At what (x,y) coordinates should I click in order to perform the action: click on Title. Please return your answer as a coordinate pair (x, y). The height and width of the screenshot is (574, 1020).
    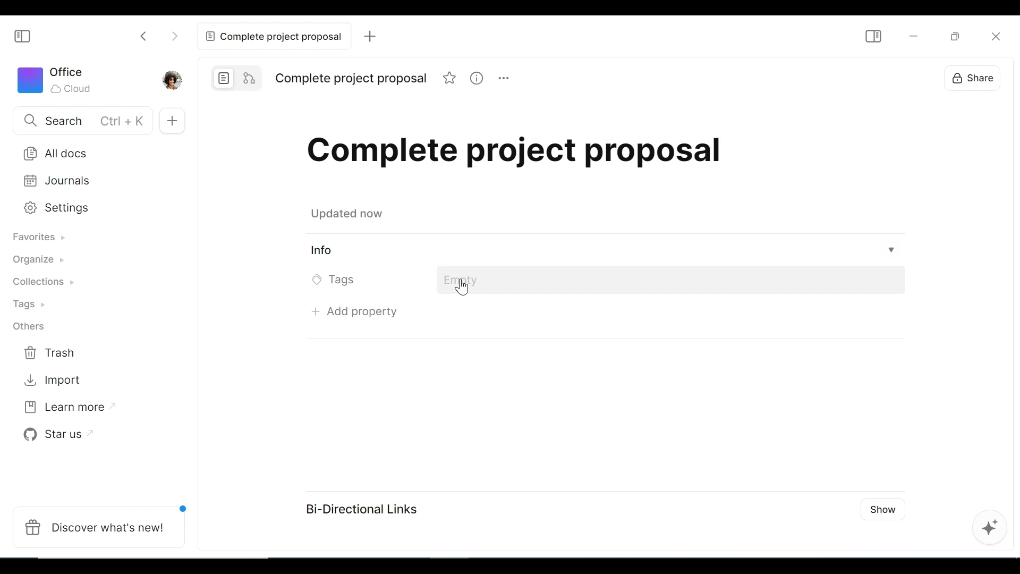
    Looking at the image, I should click on (351, 77).